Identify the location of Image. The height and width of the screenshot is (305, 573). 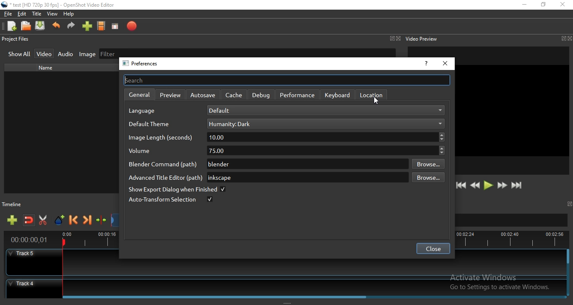
(85, 54).